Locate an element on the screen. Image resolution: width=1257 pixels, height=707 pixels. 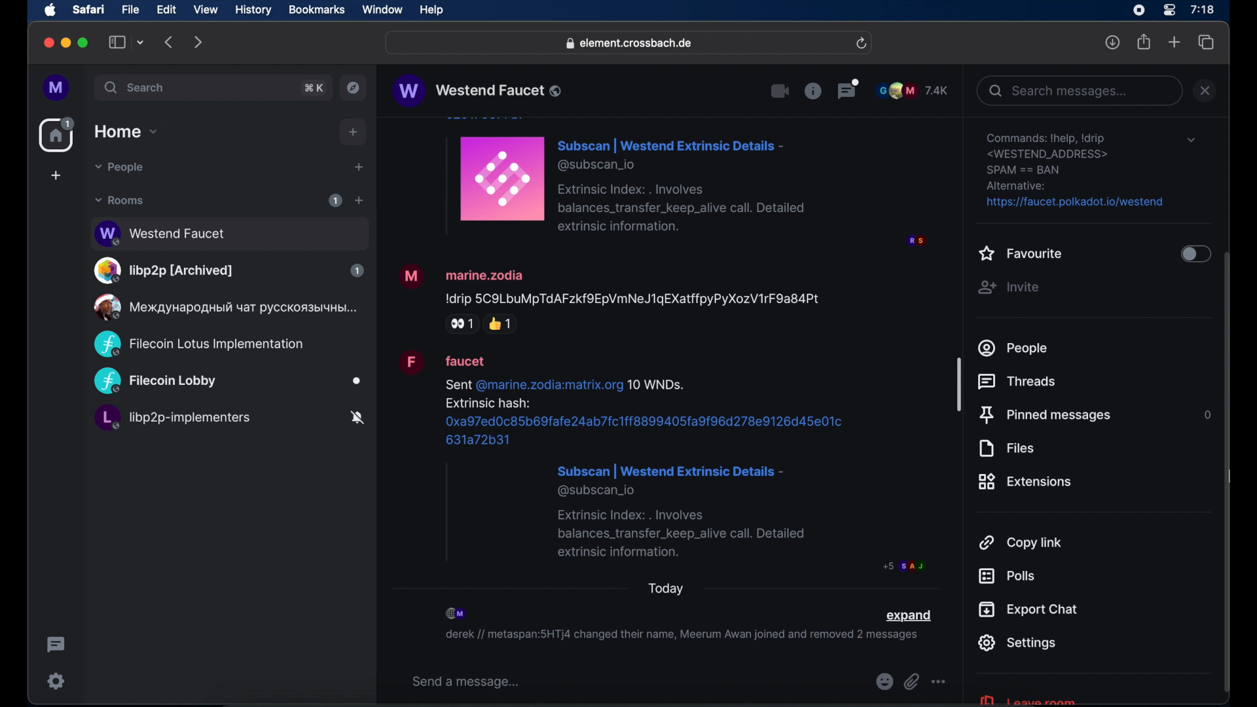
close is located at coordinates (47, 43).